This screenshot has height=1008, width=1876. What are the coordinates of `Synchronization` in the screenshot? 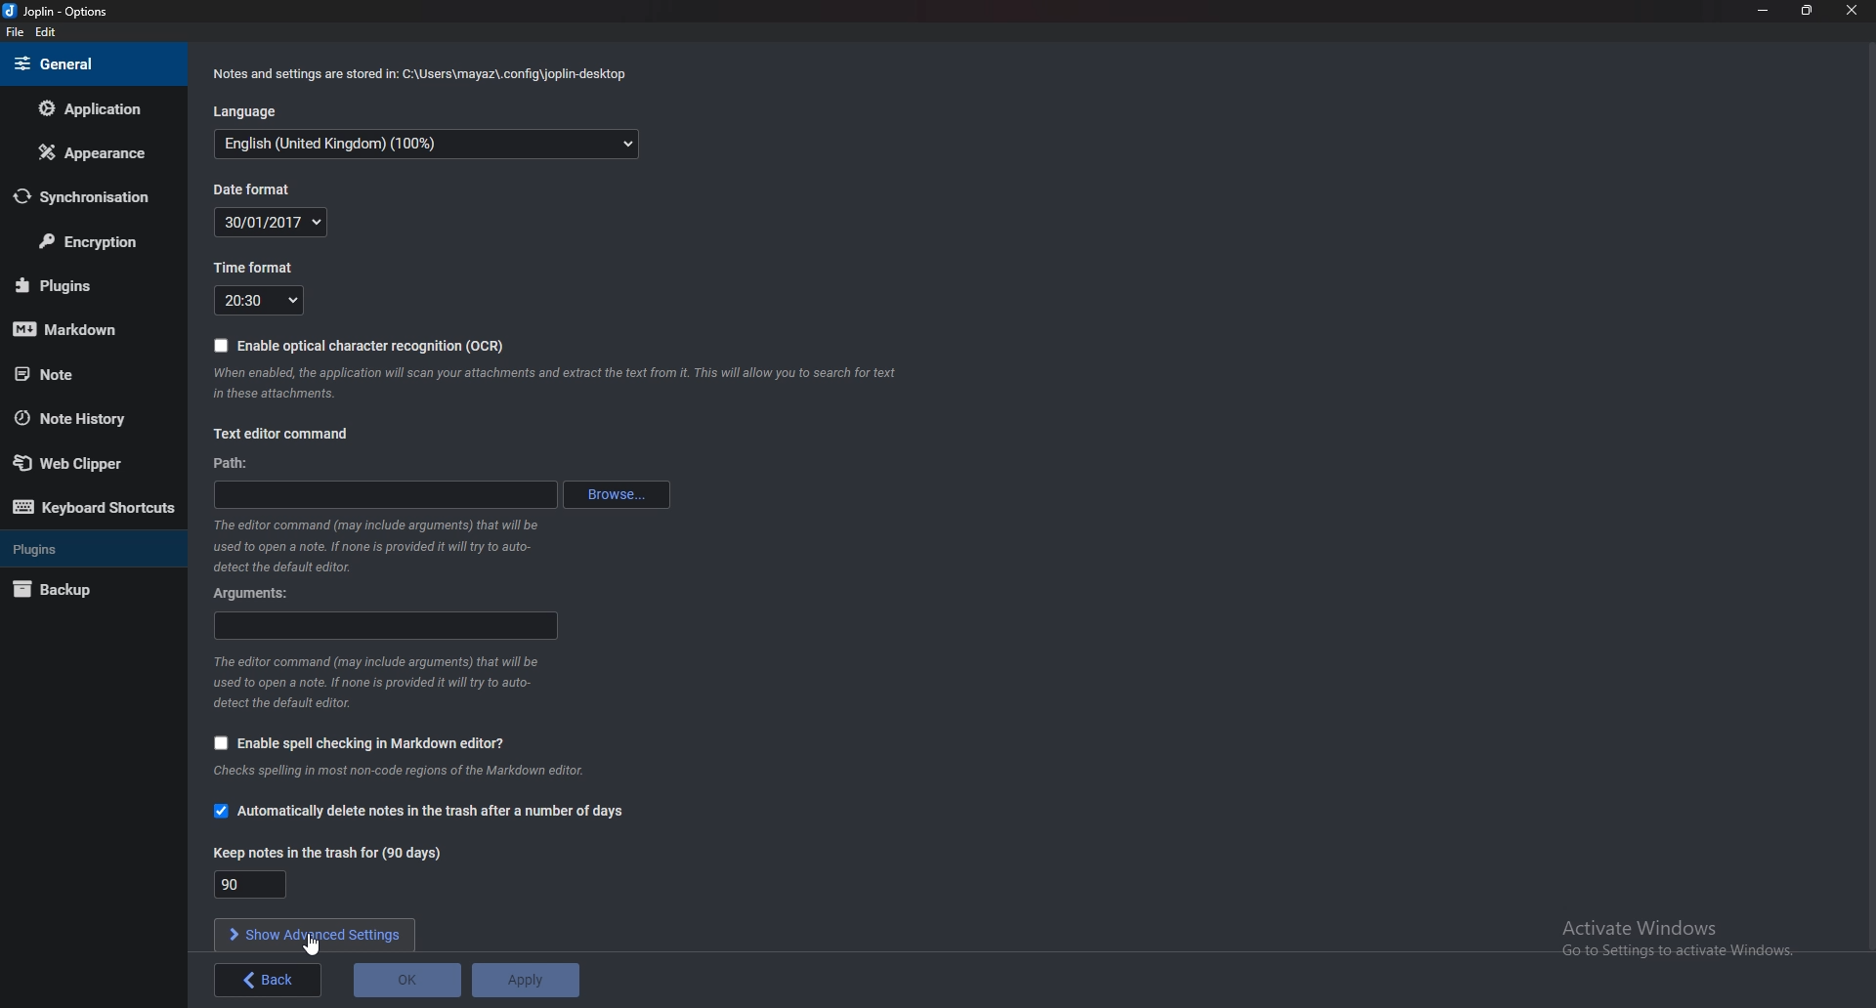 It's located at (82, 197).